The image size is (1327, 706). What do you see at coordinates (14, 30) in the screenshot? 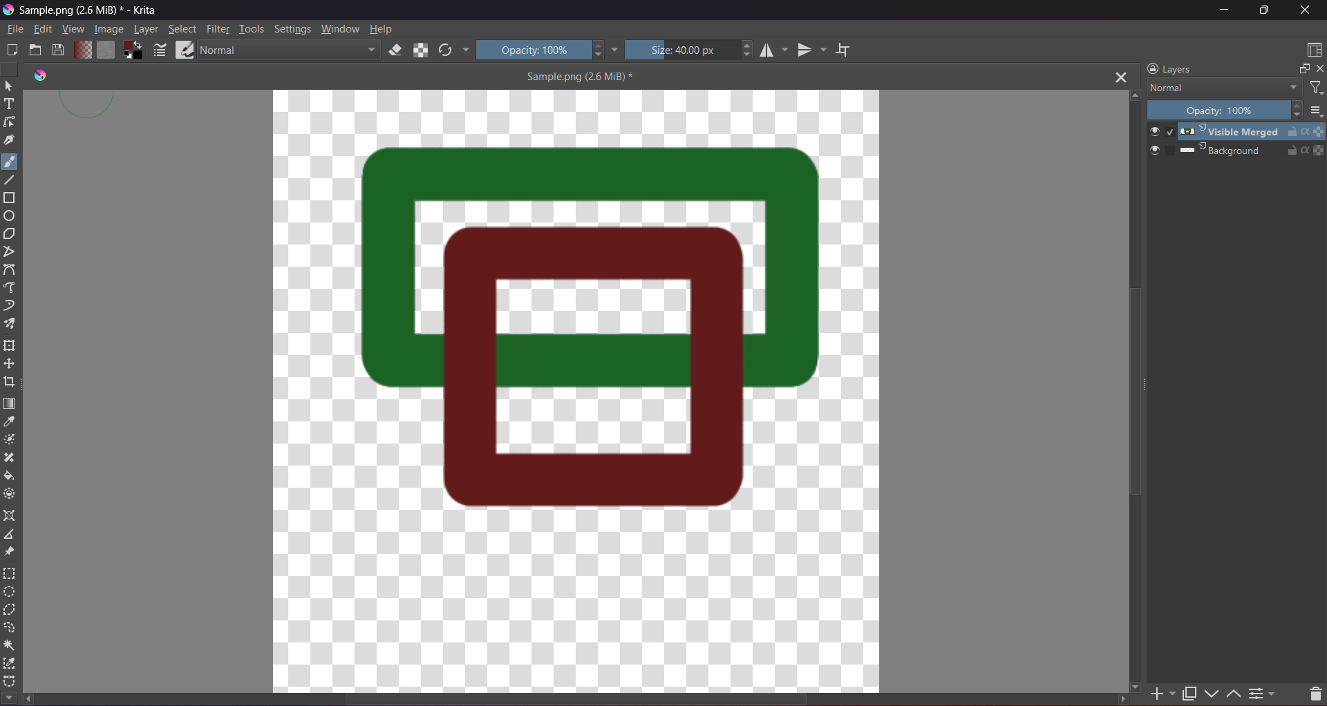
I see `File` at bounding box center [14, 30].